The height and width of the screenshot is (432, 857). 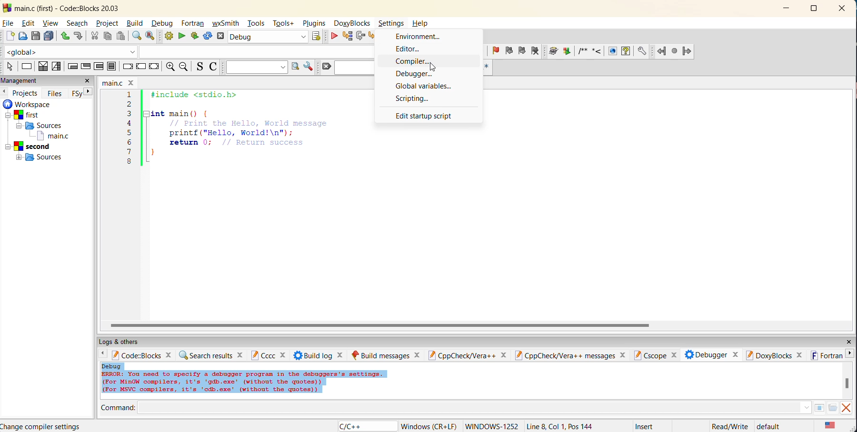 I want to click on block instruction, so click(x=111, y=67).